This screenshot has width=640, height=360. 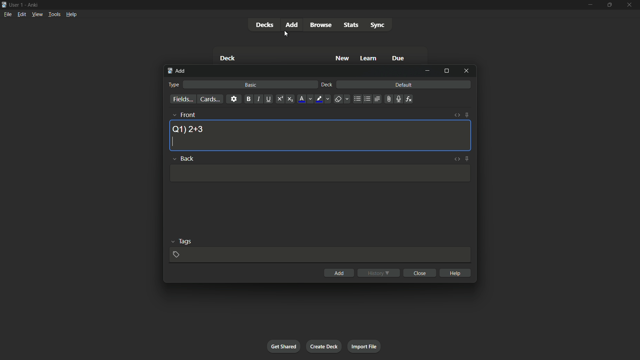 I want to click on alignment, so click(x=377, y=99).